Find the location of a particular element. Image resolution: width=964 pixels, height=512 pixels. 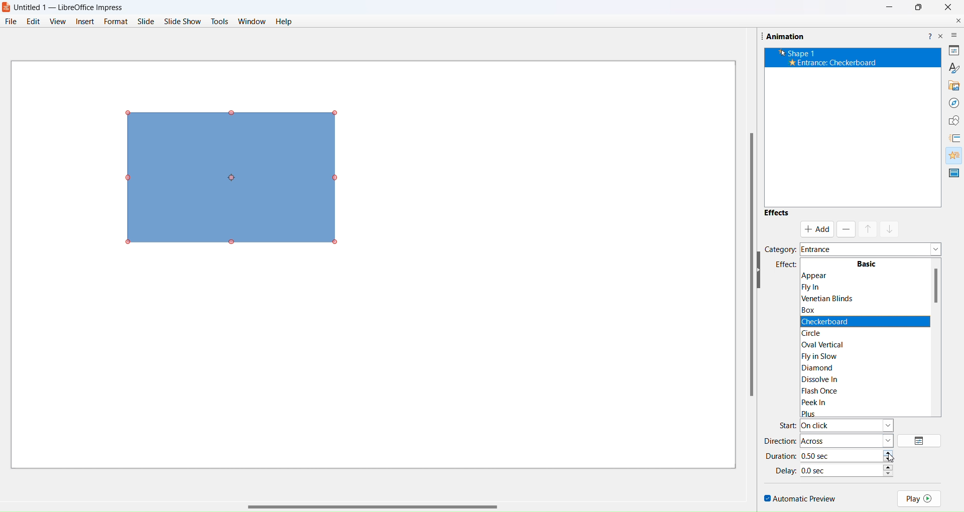

|Fly in Slow is located at coordinates (829, 355).